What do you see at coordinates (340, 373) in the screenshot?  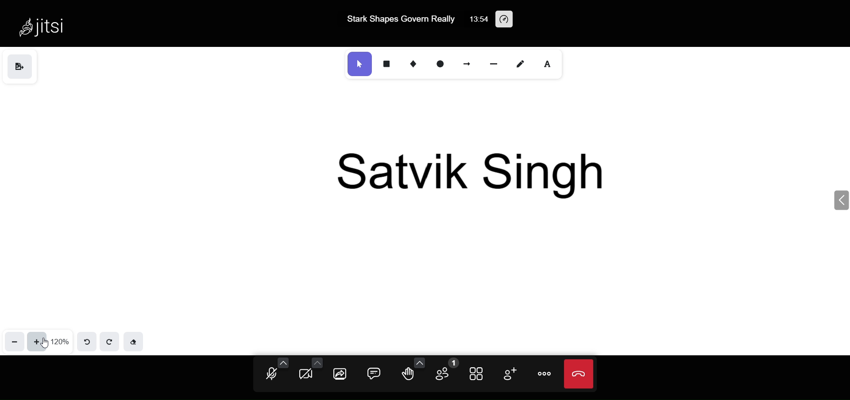 I see `screen share` at bounding box center [340, 373].